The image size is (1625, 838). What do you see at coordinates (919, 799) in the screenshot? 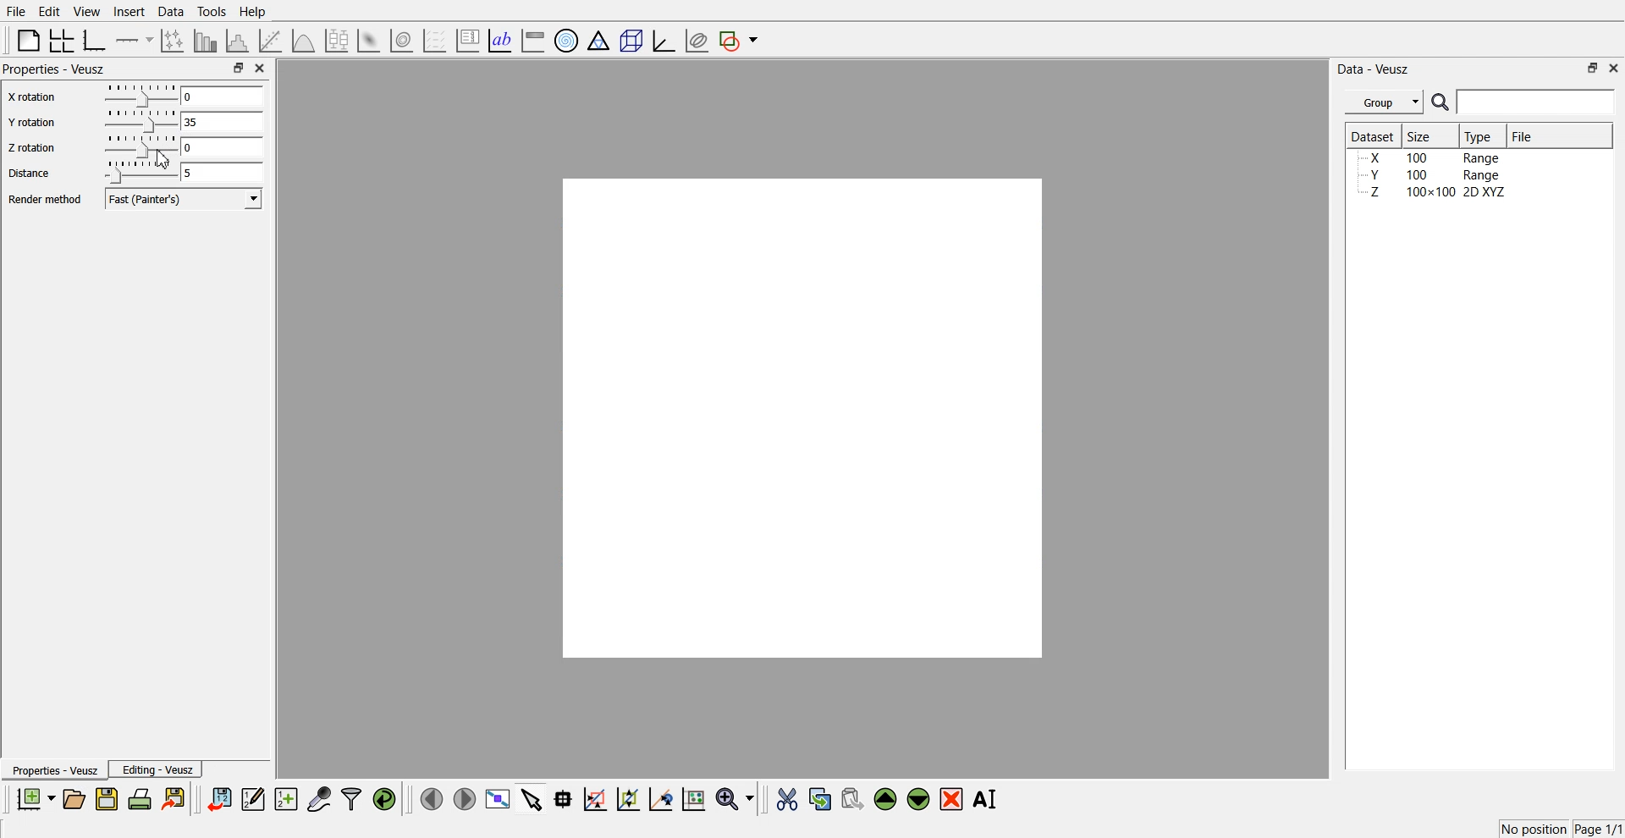
I see `Move down the selected widget` at bounding box center [919, 799].